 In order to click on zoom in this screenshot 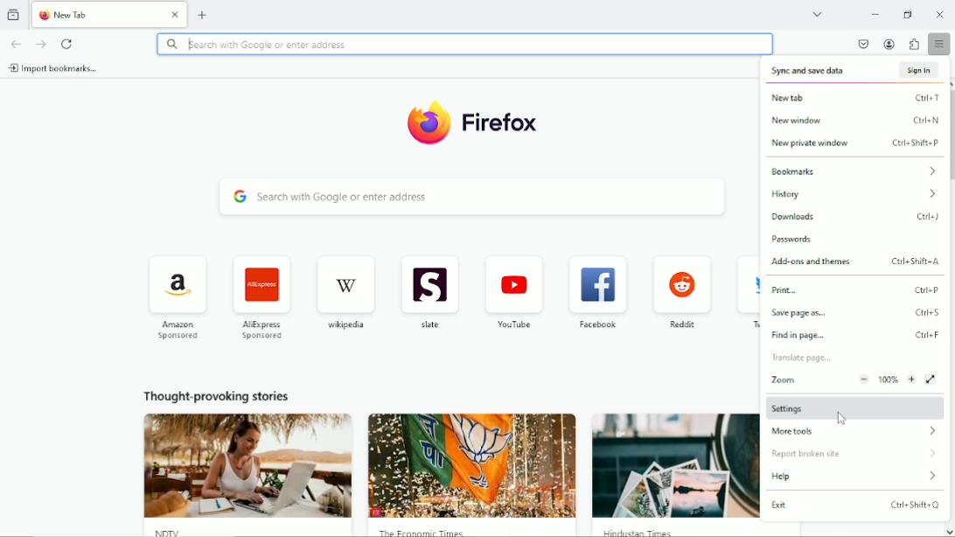, I will do `click(842, 380)`.